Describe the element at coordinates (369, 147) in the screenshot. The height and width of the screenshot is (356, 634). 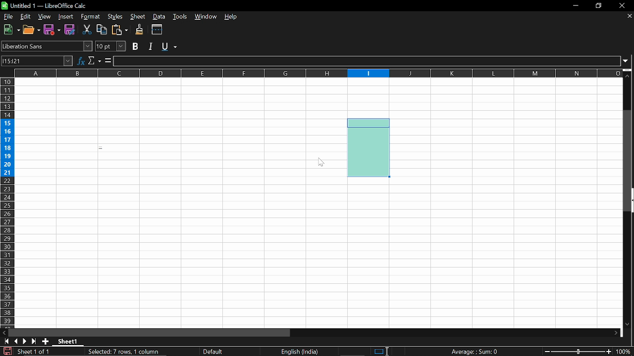
I see `Selected cells` at that location.